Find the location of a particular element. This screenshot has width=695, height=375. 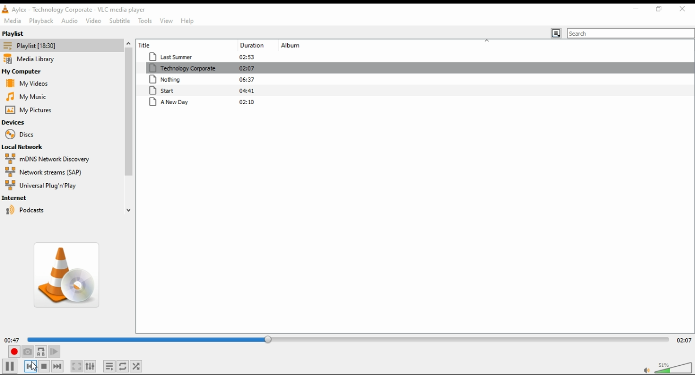

frame by frame is located at coordinates (54, 352).